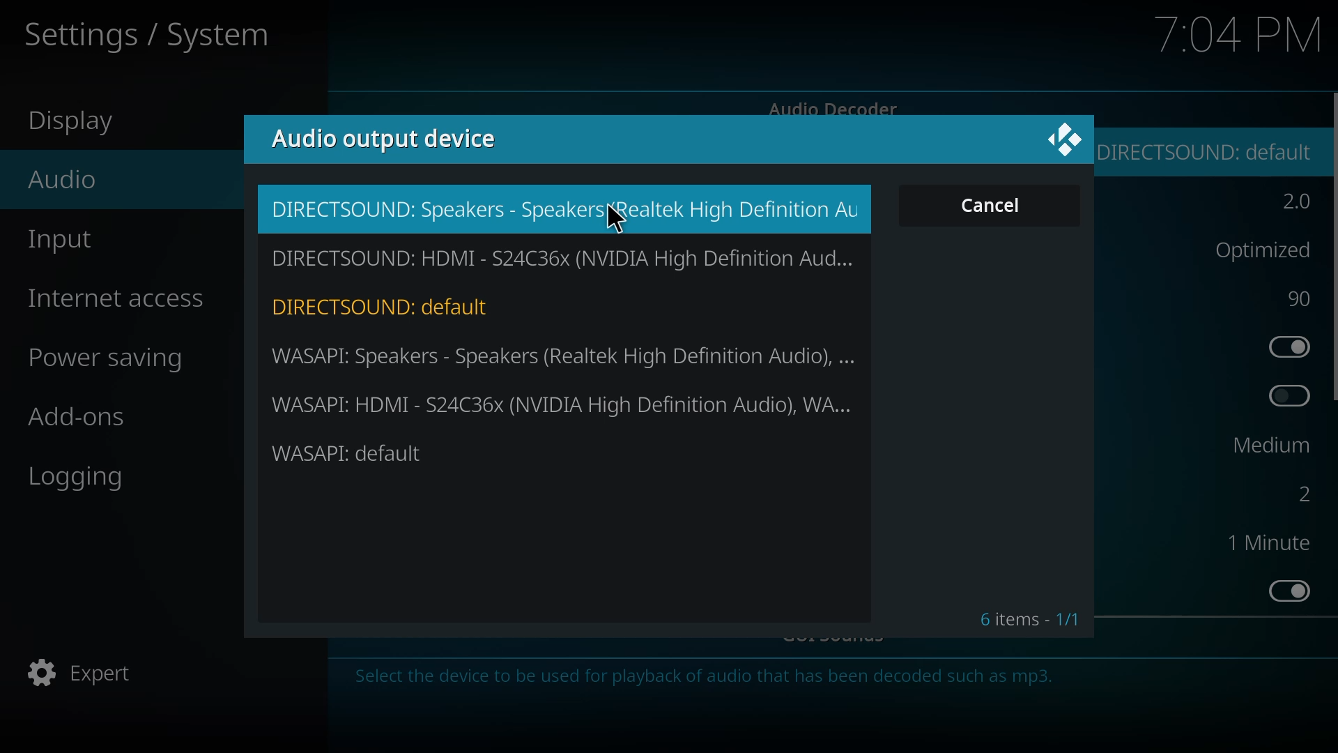 The image size is (1338, 753). What do you see at coordinates (564, 403) in the screenshot?
I see `hdmi` at bounding box center [564, 403].